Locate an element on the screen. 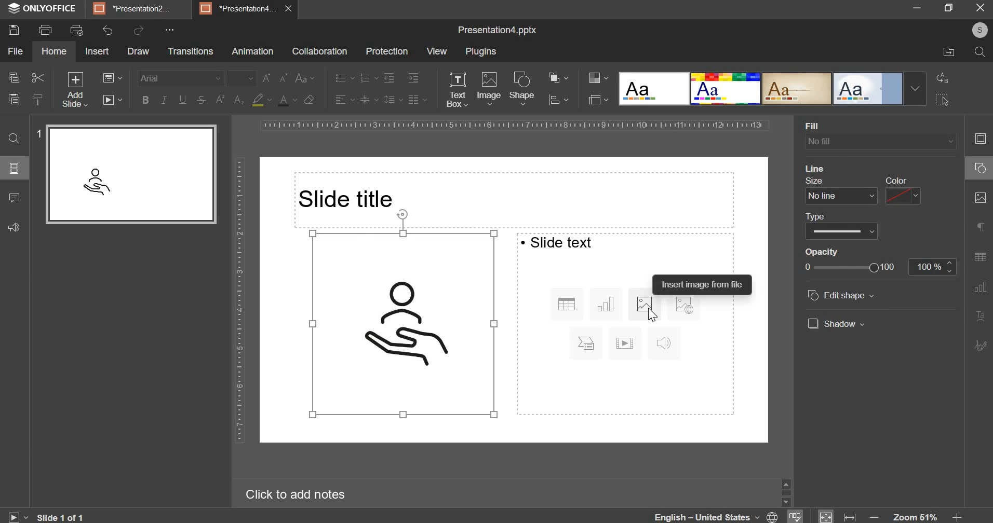 Image resolution: width=993 pixels, height=523 pixels. line size is located at coordinates (841, 196).